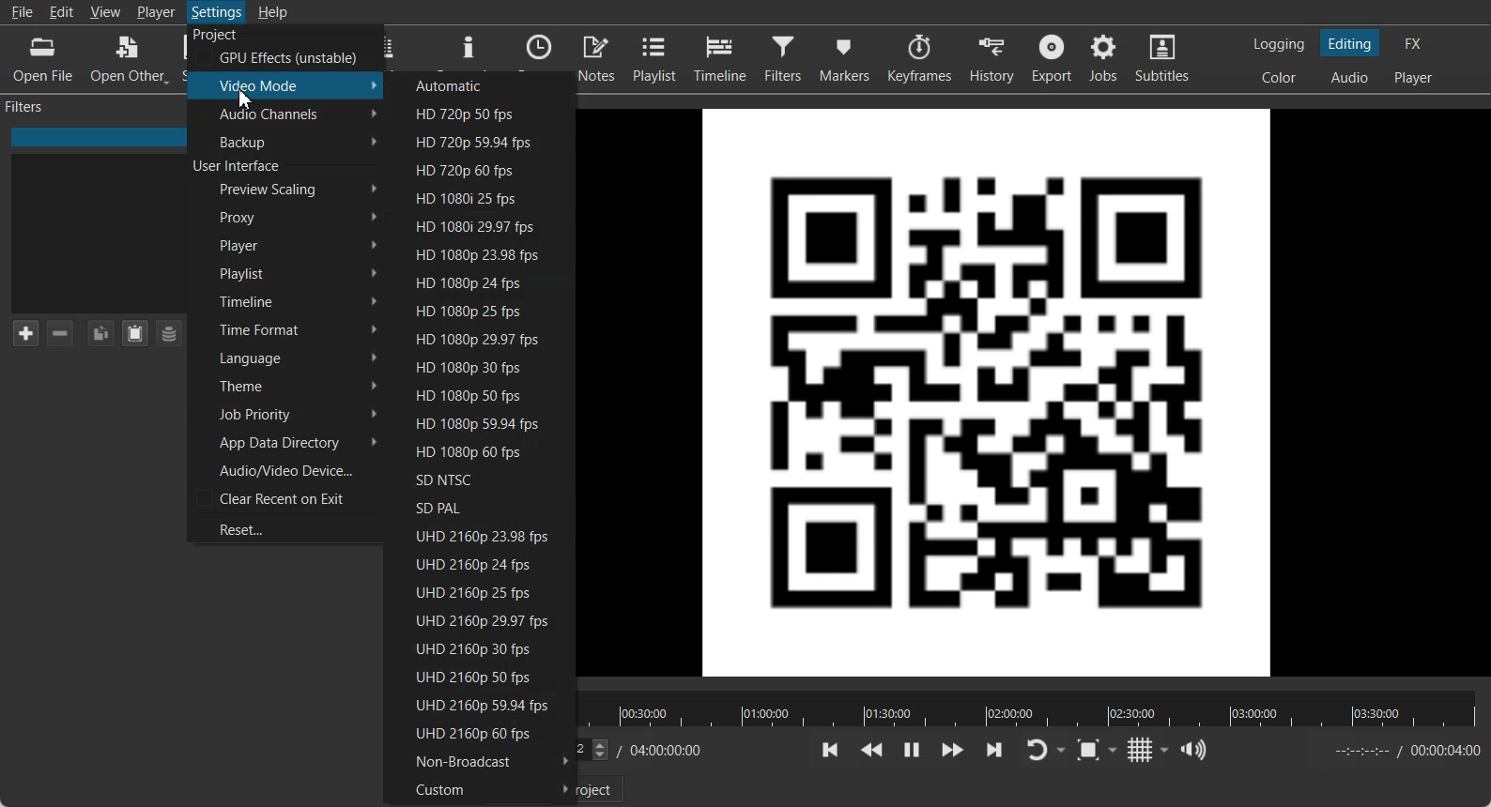 The height and width of the screenshot is (807, 1491). I want to click on HD 1080p 24 fps, so click(475, 281).